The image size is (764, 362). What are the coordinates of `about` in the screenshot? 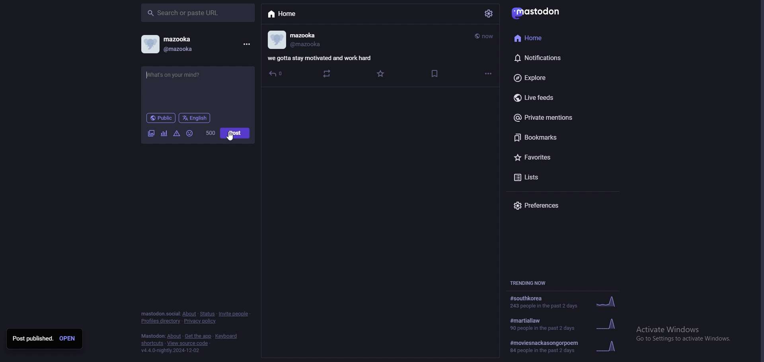 It's located at (189, 314).